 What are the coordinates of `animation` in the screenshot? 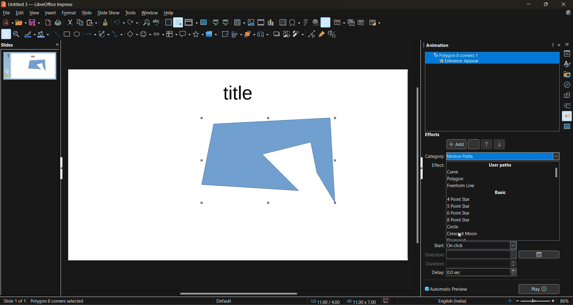 It's located at (566, 115).